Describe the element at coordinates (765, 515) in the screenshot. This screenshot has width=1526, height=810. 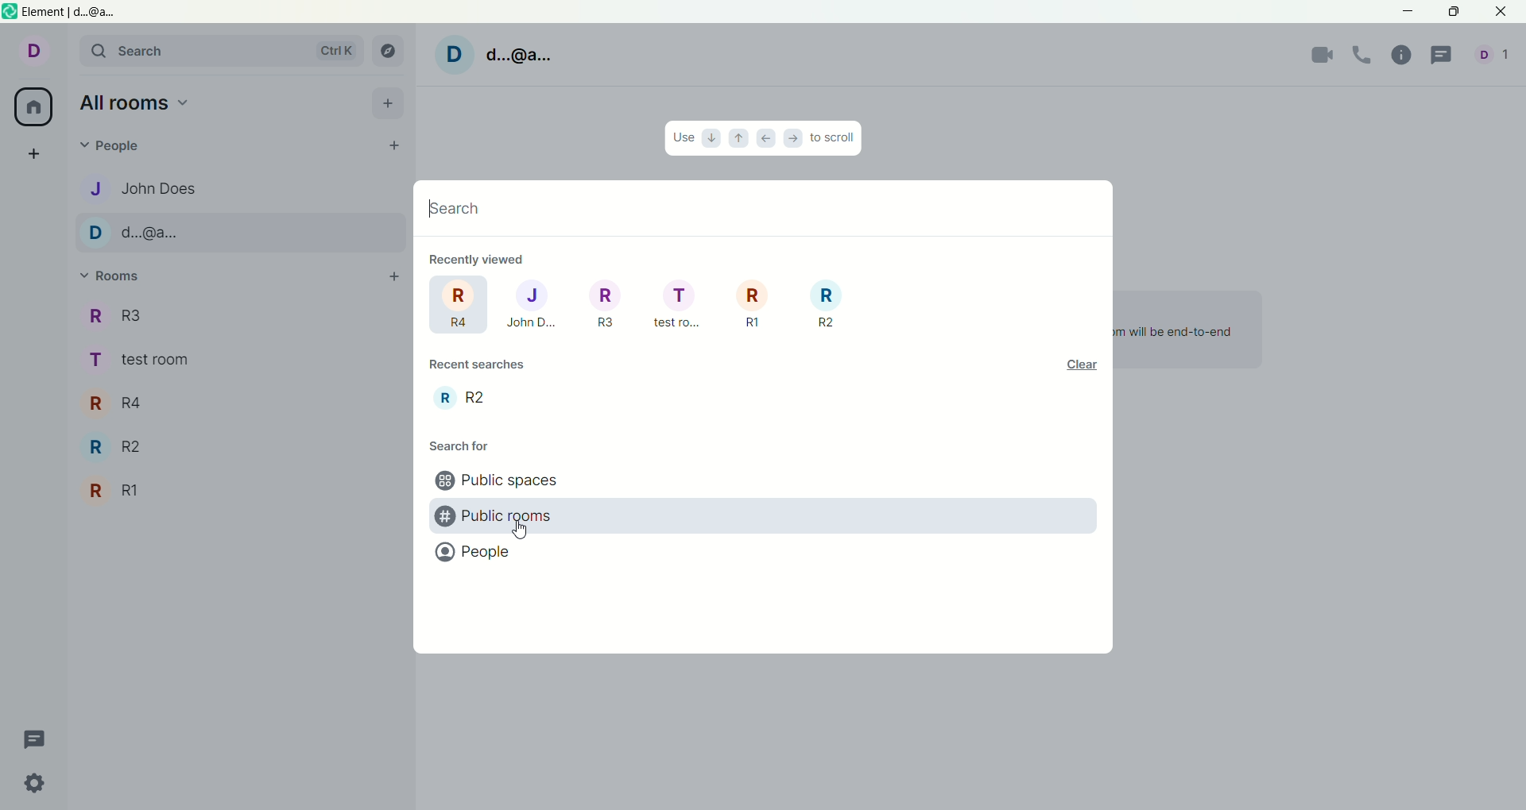
I see `public rooms` at that location.